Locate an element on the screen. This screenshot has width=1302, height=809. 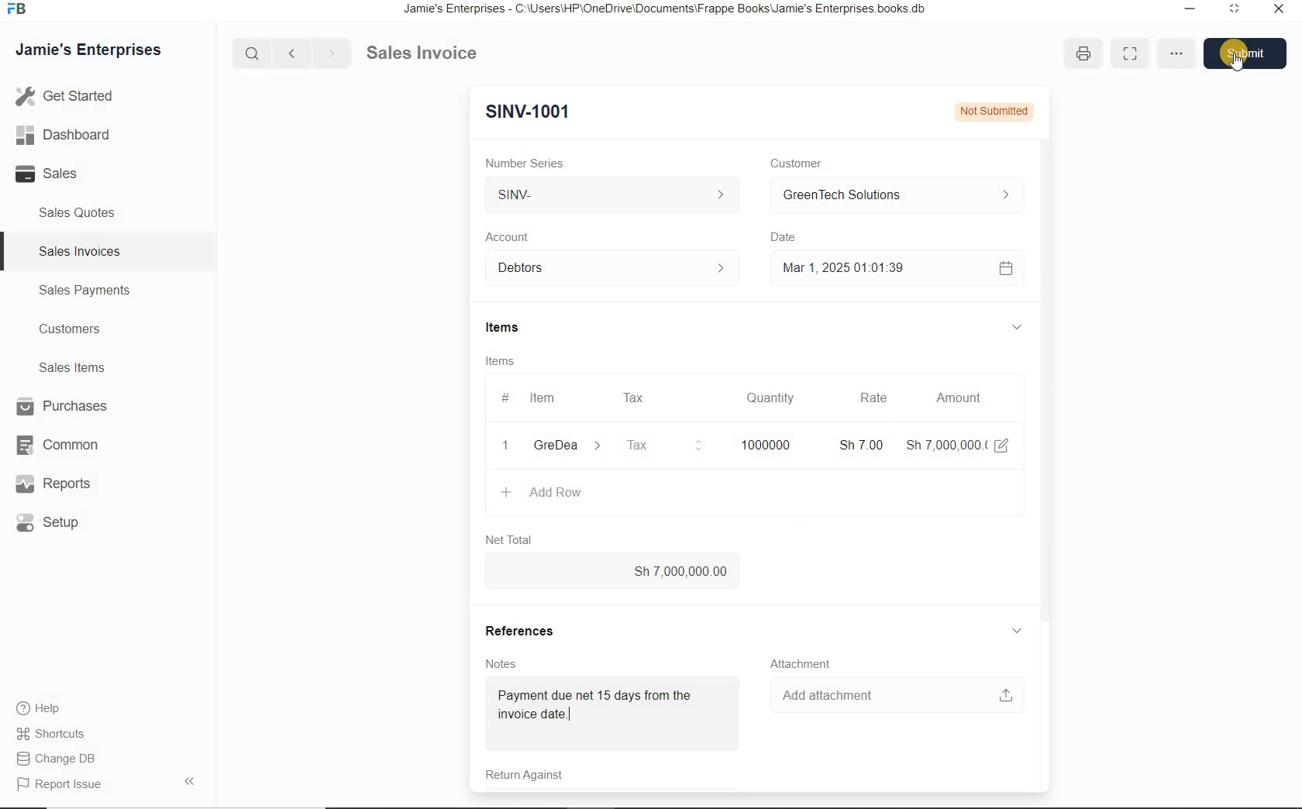
Quantity is located at coordinates (770, 398).